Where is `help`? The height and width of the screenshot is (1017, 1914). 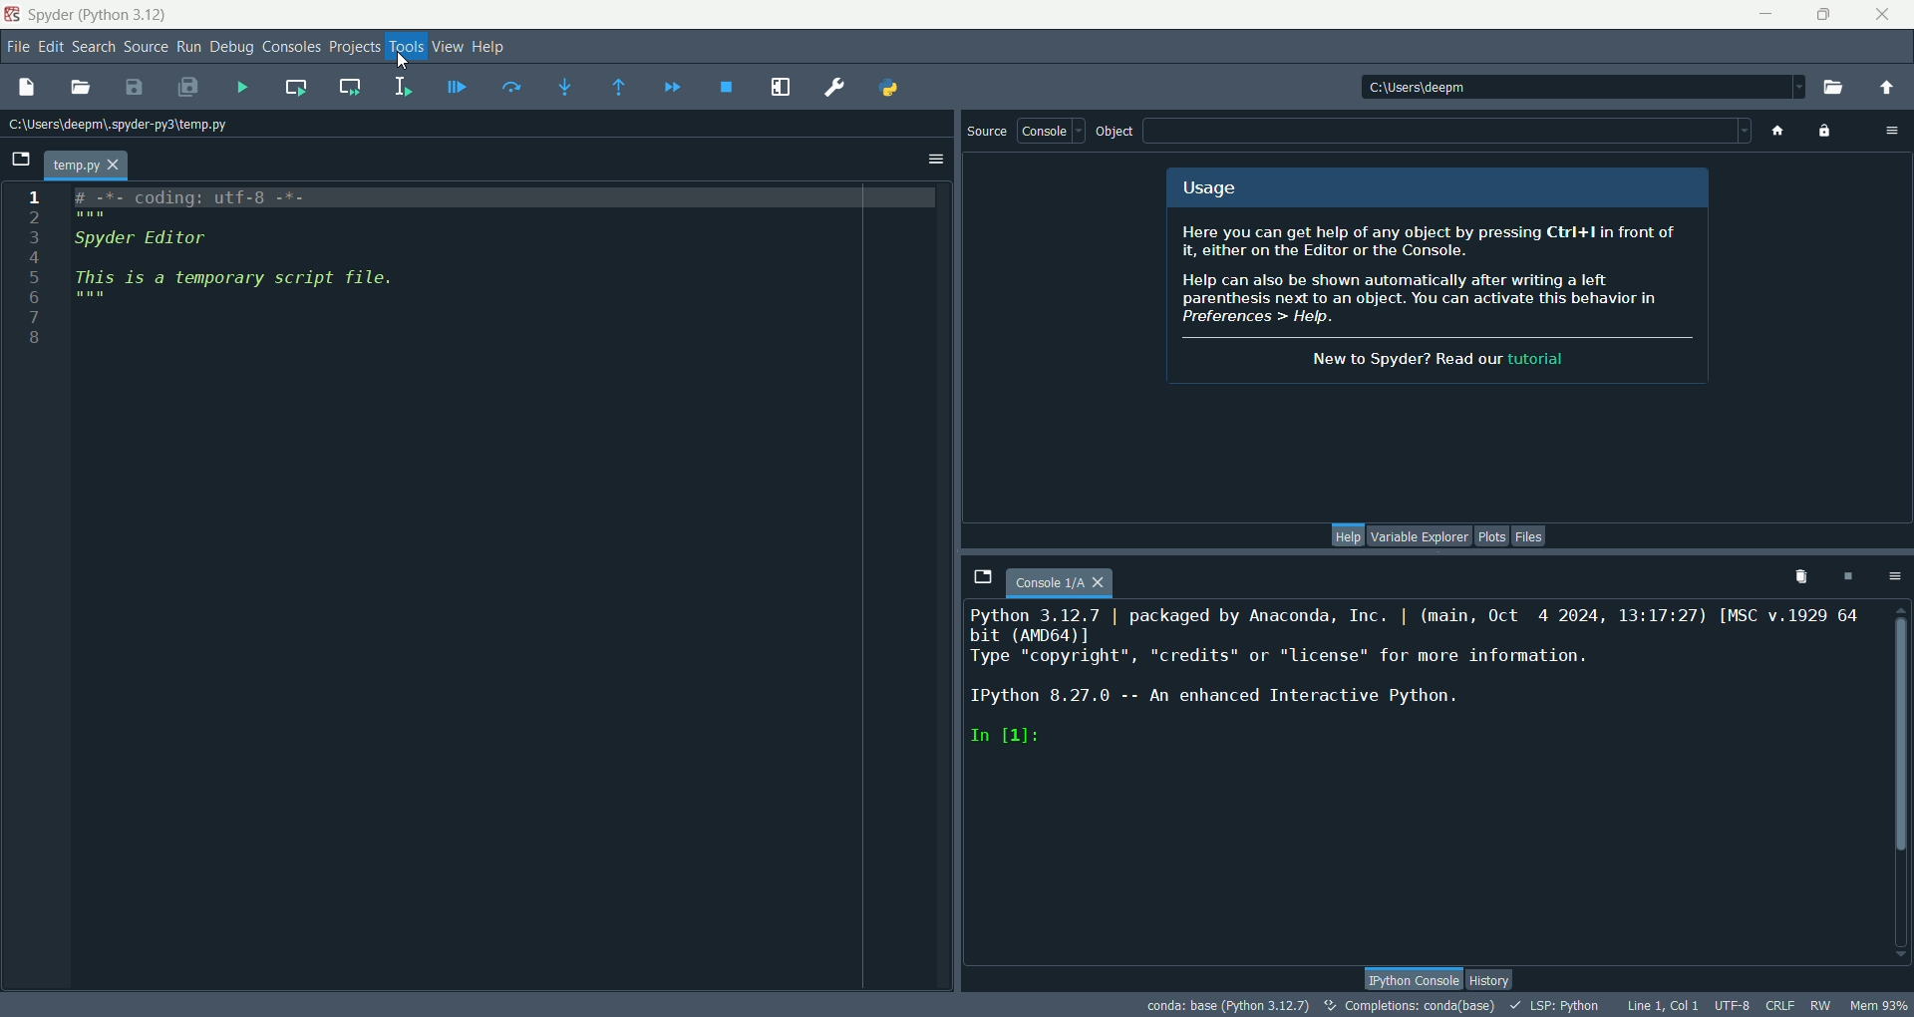 help is located at coordinates (1349, 535).